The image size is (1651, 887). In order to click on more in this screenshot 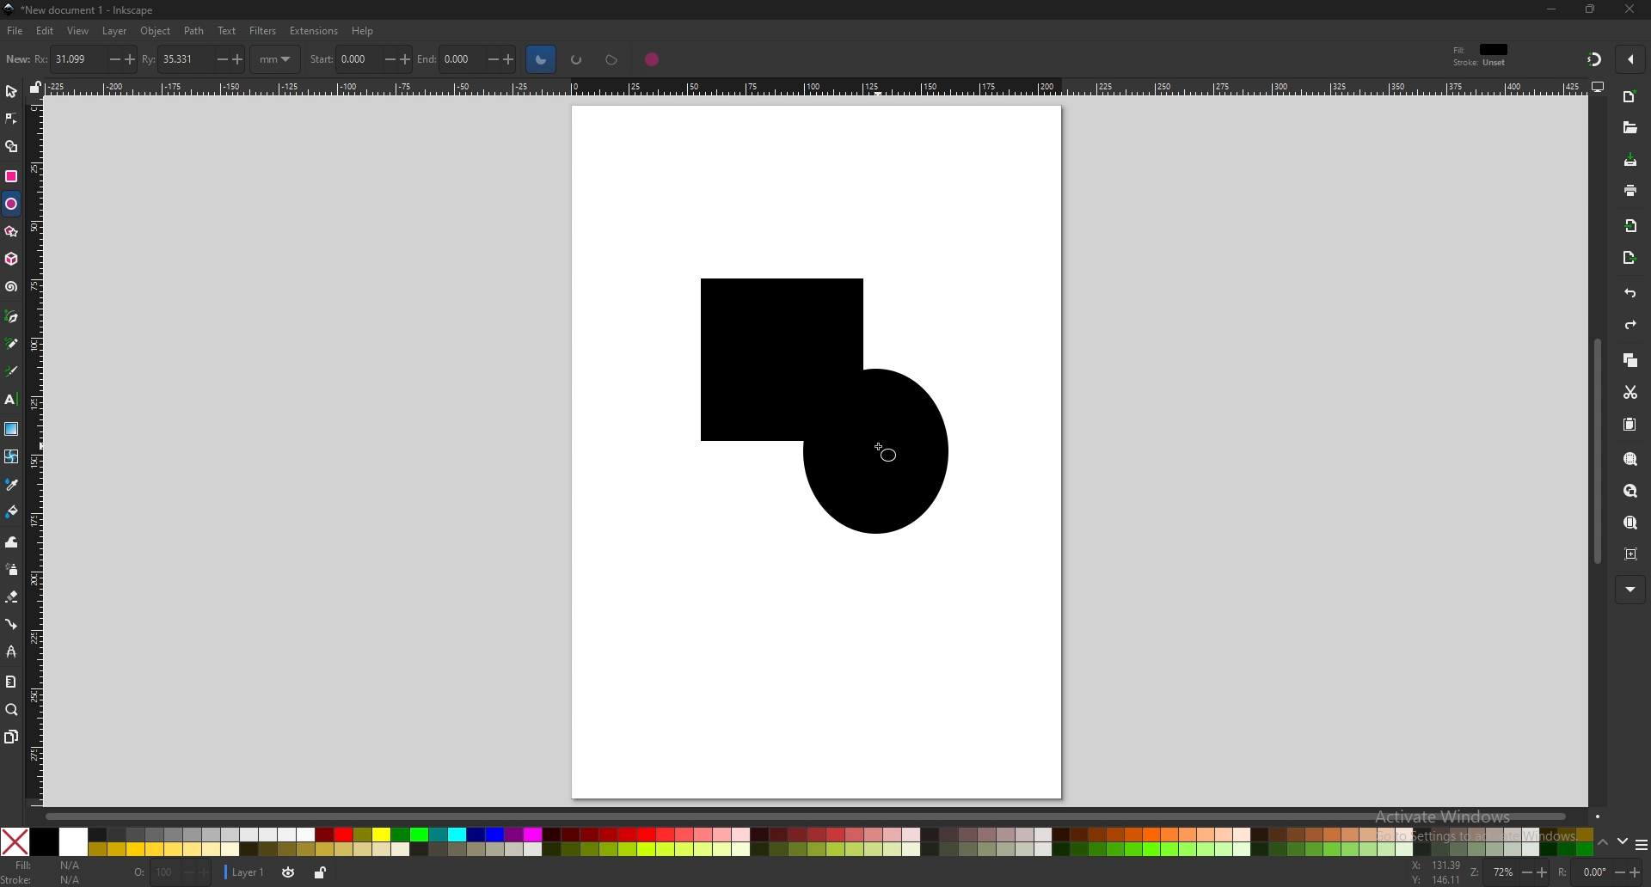, I will do `click(1630, 589)`.